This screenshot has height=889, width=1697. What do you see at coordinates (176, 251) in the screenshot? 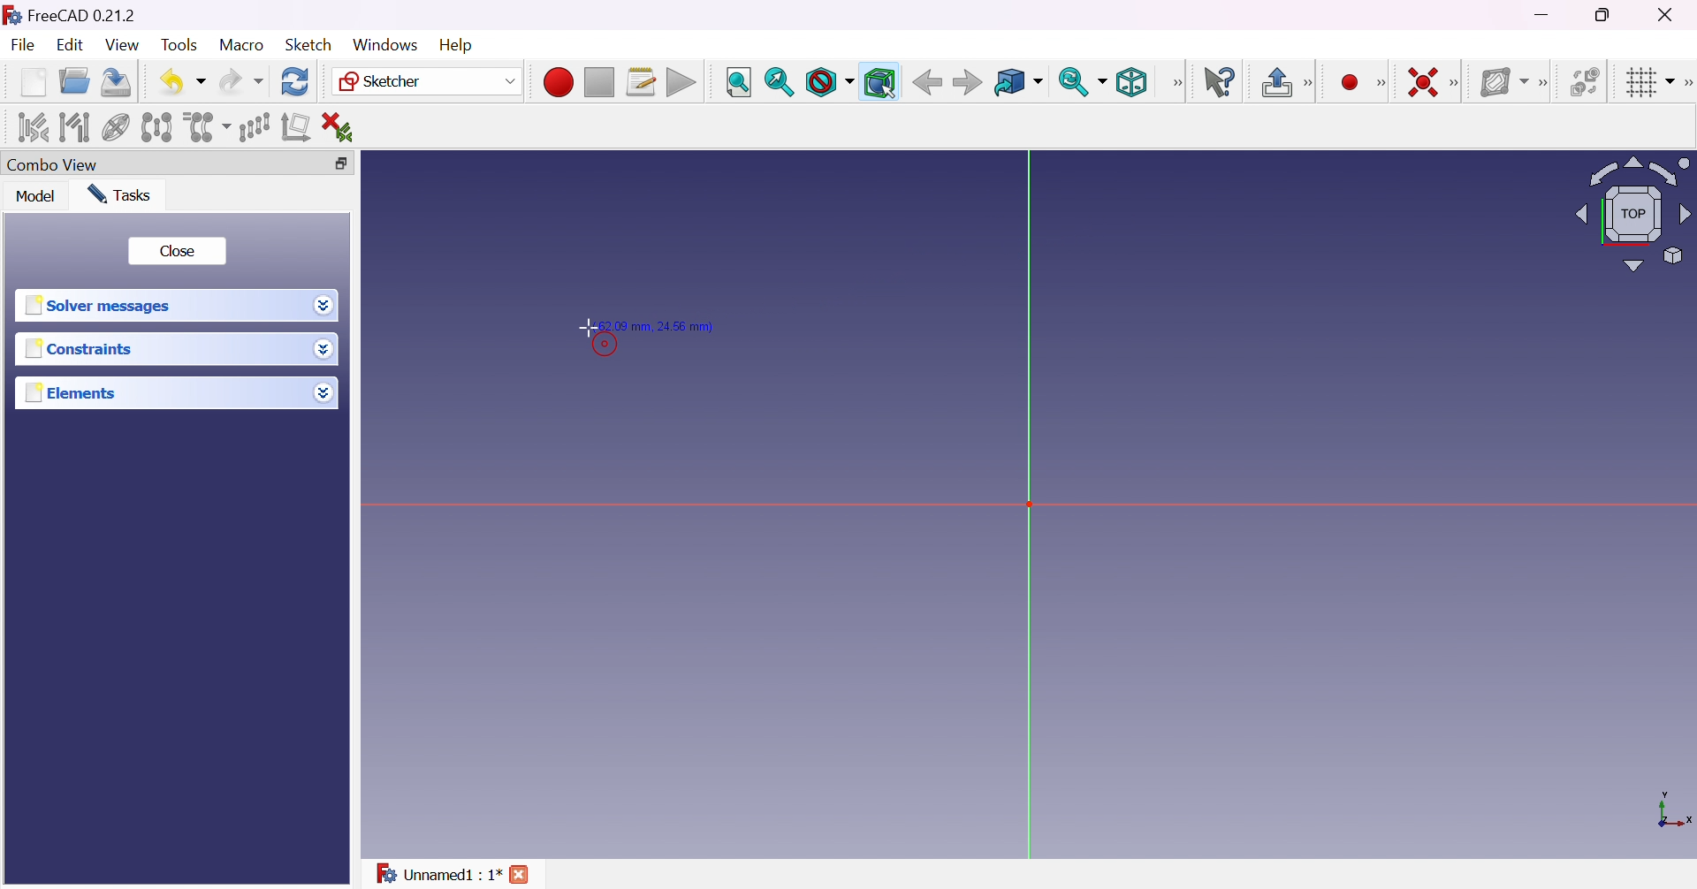
I see `Close` at bounding box center [176, 251].